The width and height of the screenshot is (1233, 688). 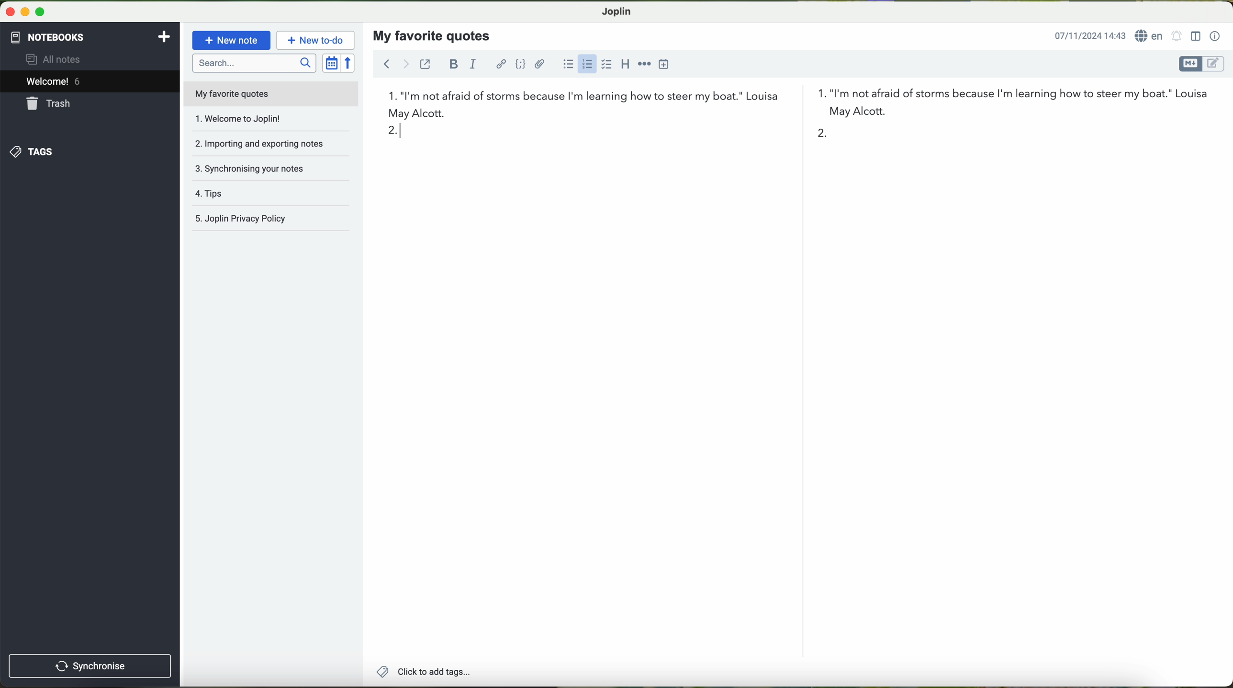 What do you see at coordinates (40, 15) in the screenshot?
I see `maximize` at bounding box center [40, 15].